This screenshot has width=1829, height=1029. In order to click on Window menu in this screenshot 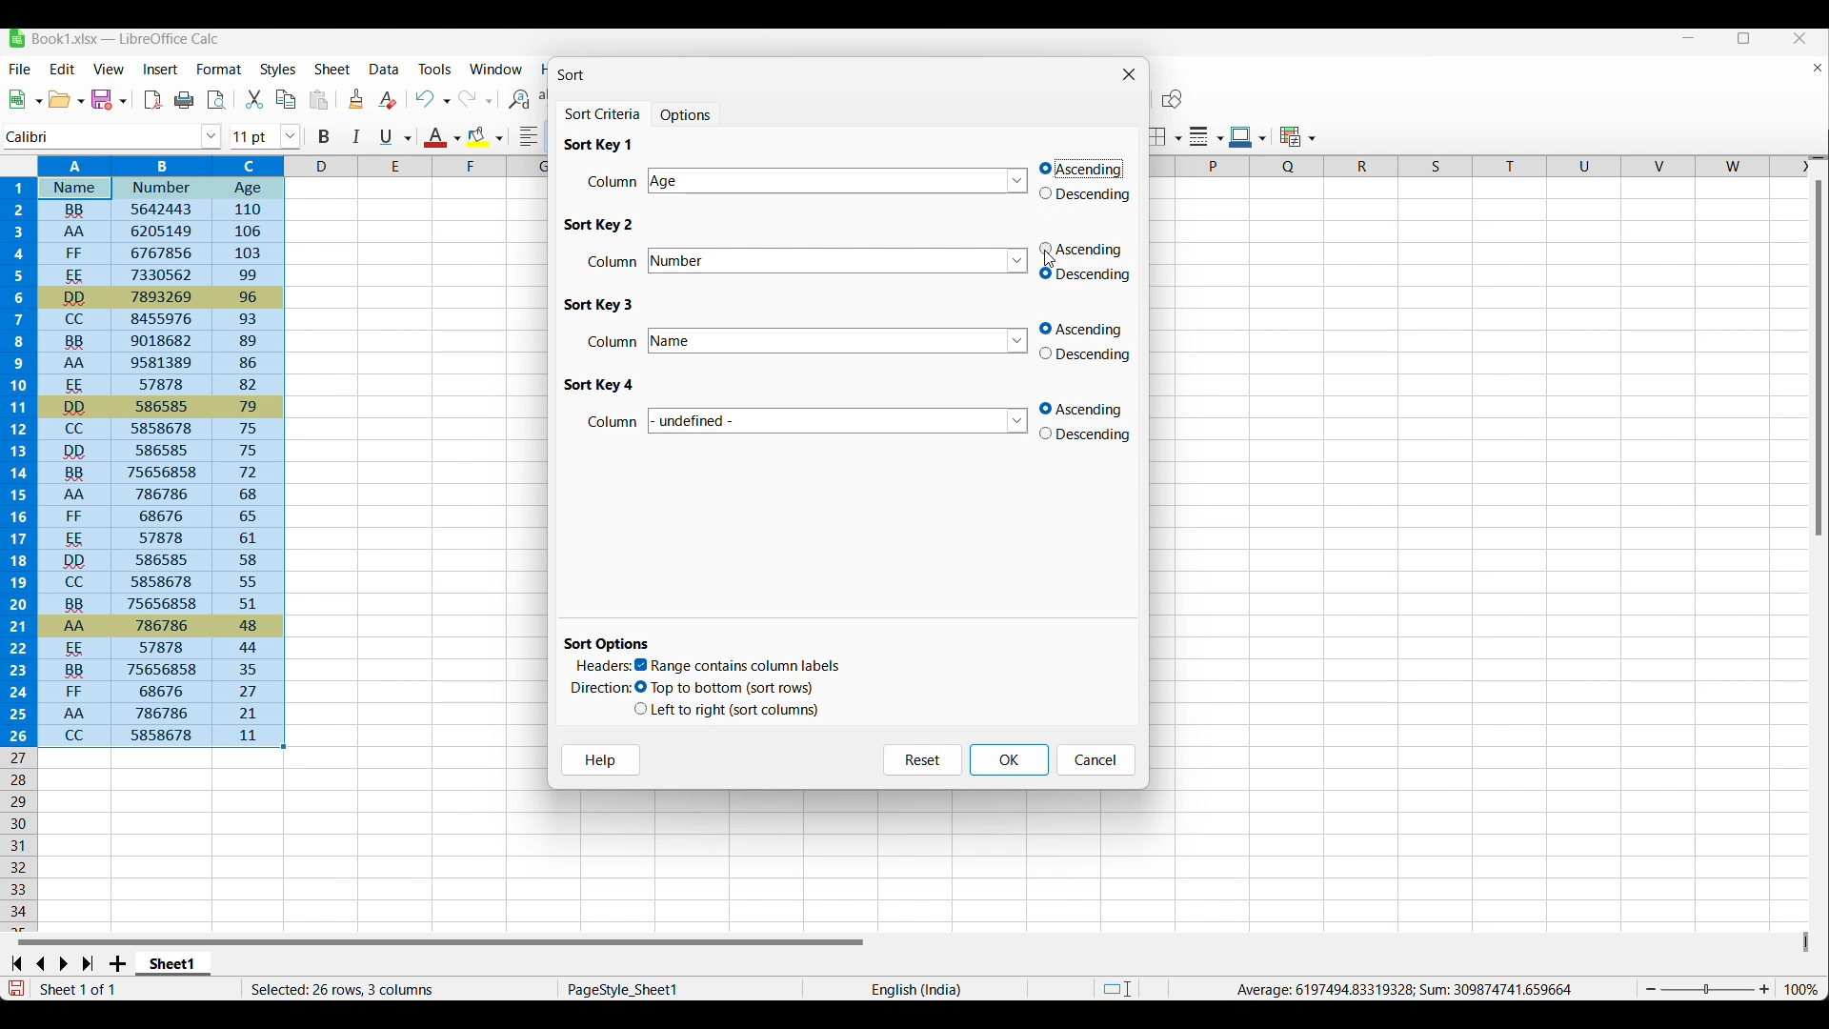, I will do `click(496, 70)`.